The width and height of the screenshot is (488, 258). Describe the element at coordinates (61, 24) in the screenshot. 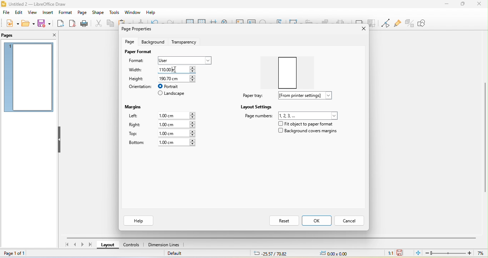

I see `export` at that location.